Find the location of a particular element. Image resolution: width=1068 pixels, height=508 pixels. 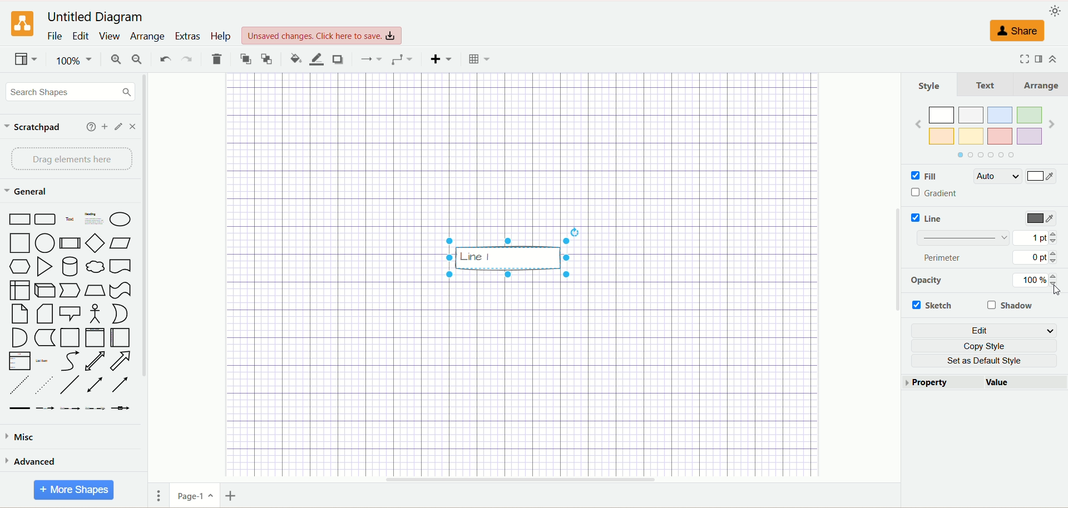

Parallelogram is located at coordinates (120, 243).